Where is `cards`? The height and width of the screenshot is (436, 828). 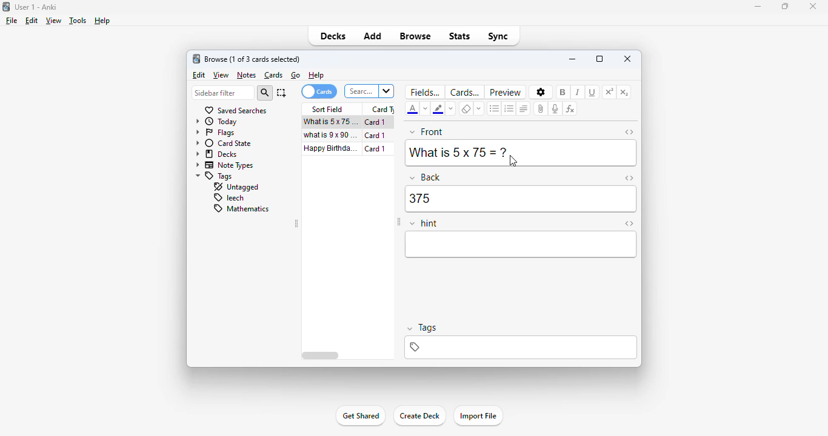
cards is located at coordinates (273, 76).